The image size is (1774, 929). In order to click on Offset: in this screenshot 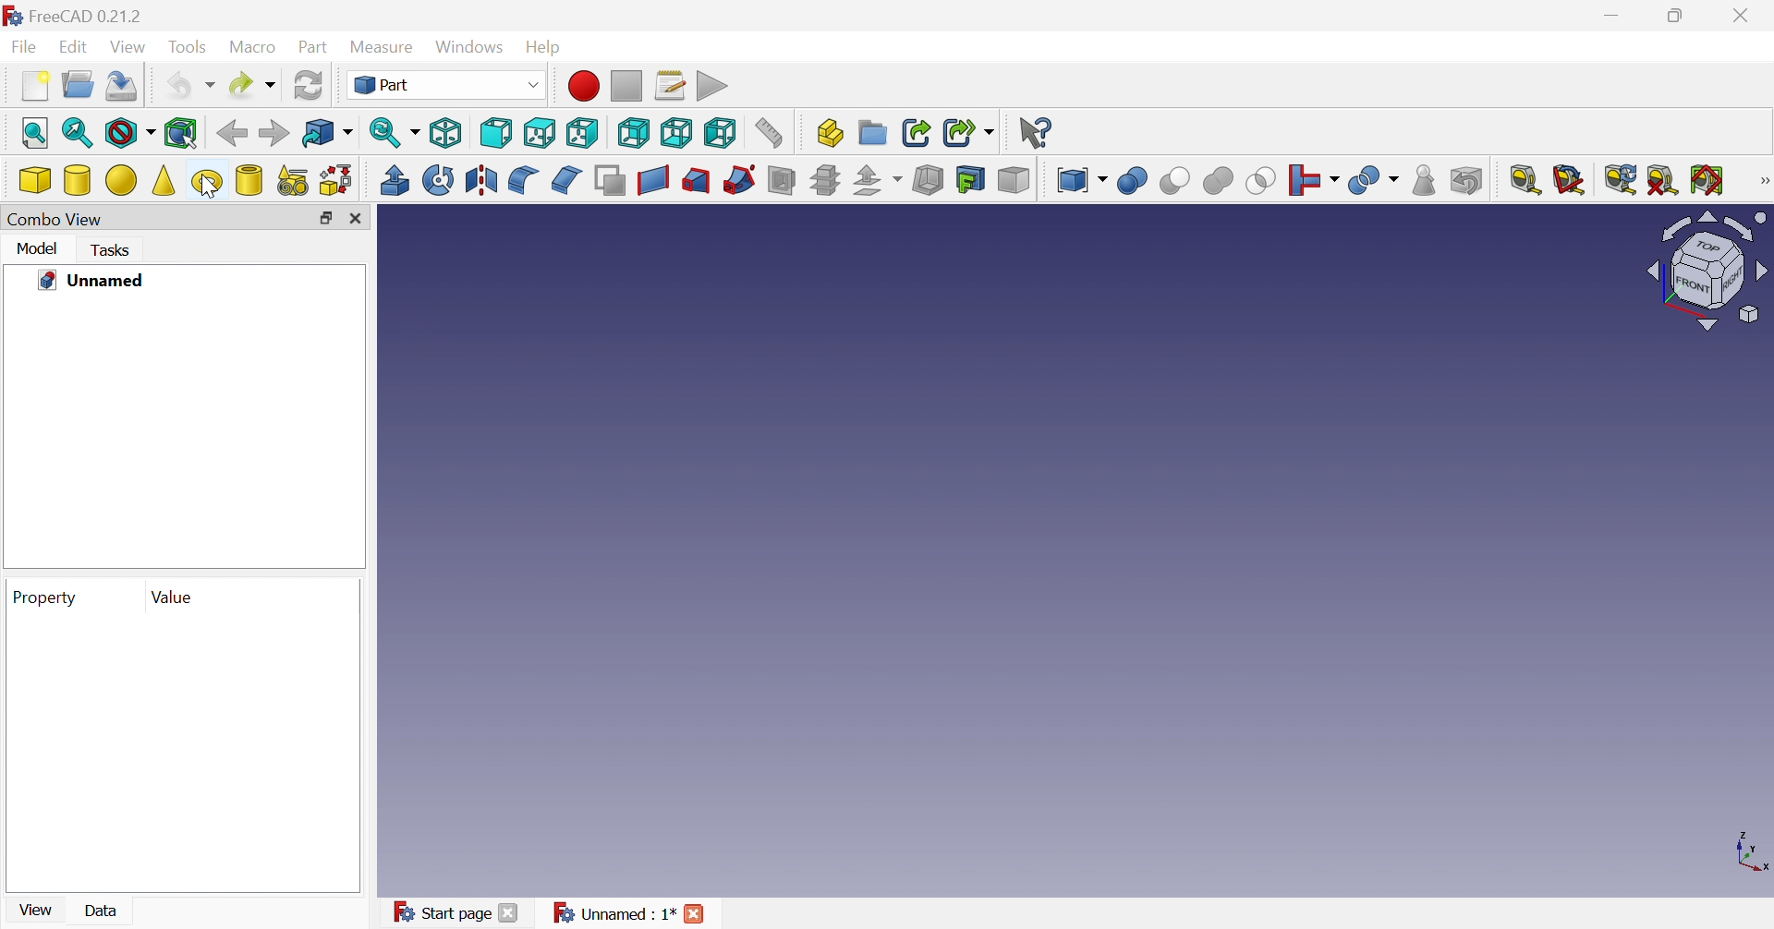, I will do `click(876, 180)`.